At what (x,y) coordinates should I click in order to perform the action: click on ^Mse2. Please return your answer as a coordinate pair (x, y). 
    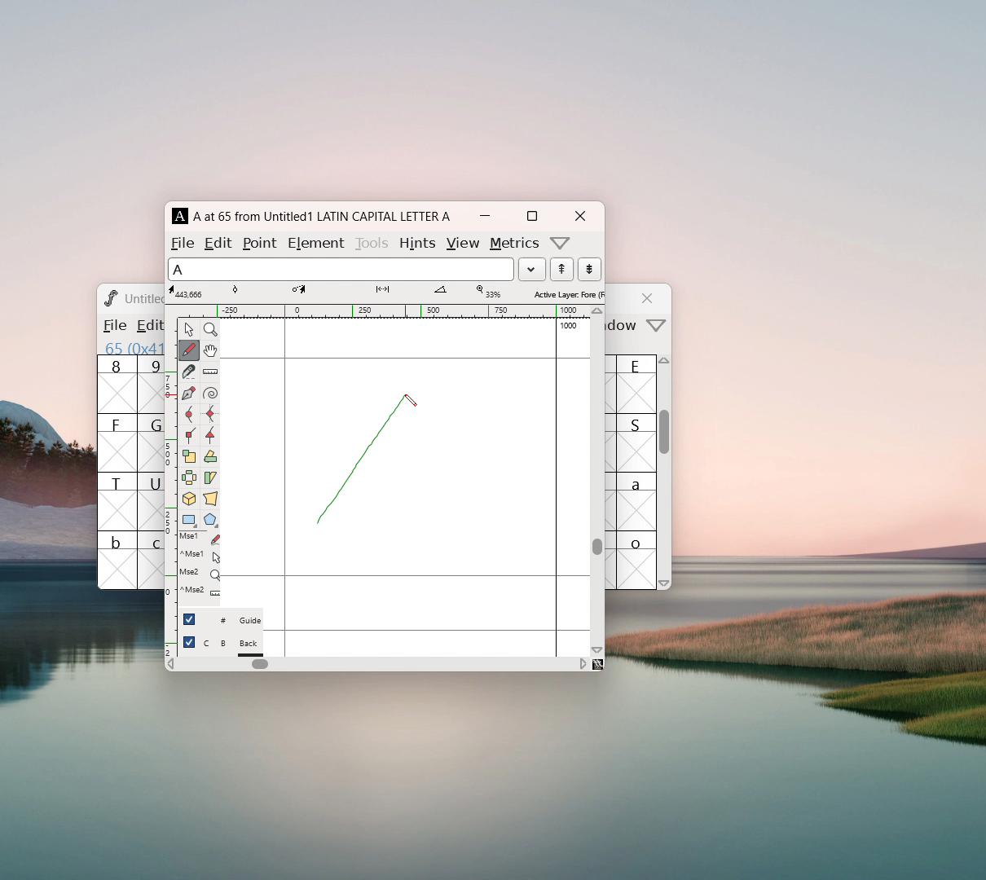
    Looking at the image, I should click on (200, 555).